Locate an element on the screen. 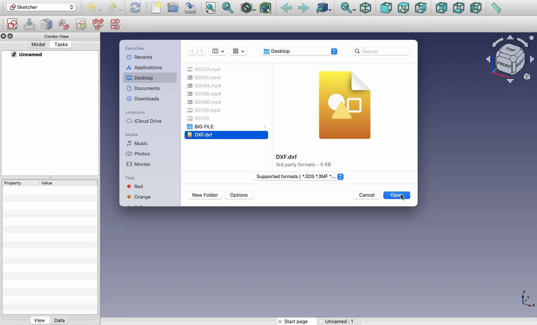 Image resolution: width=537 pixels, height=325 pixels. Music is located at coordinates (141, 143).